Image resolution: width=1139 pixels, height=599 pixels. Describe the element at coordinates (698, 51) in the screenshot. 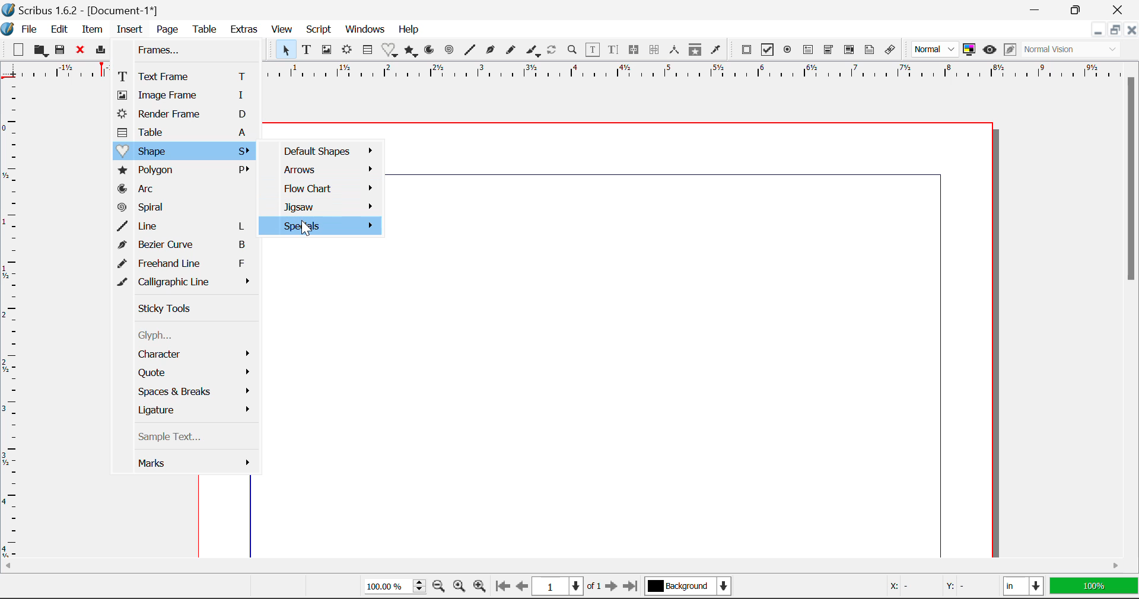

I see `Copy Item Properties` at that location.